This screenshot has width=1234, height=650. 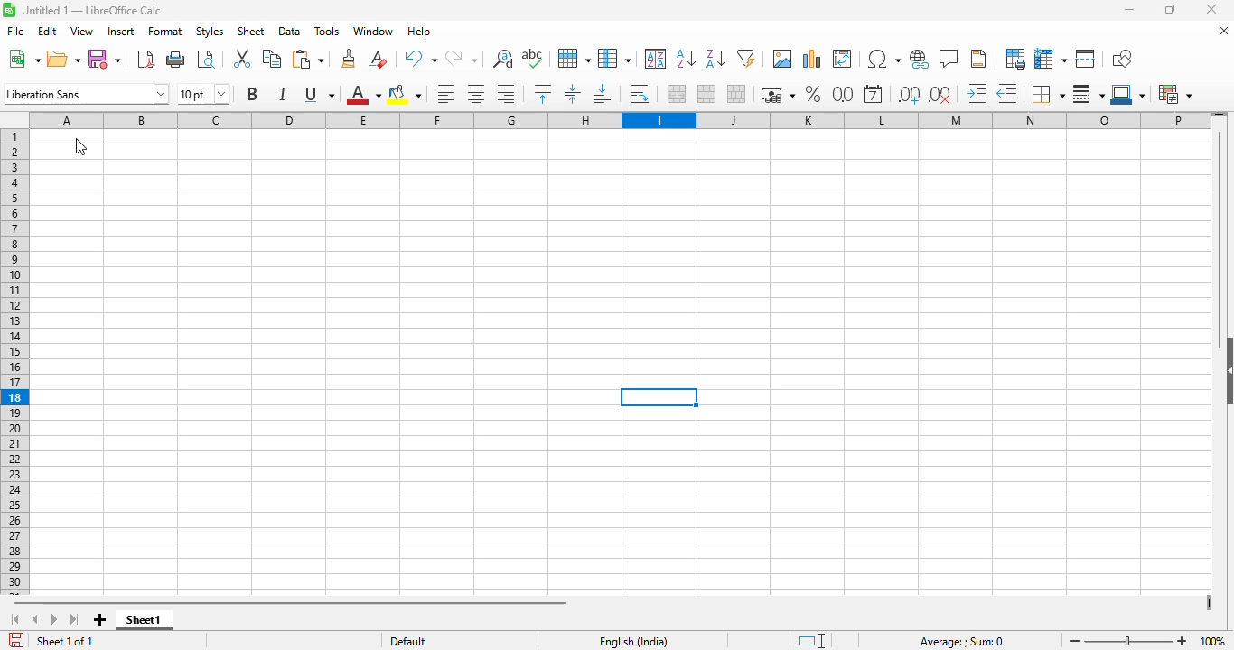 What do you see at coordinates (746, 58) in the screenshot?
I see `AutoFilter` at bounding box center [746, 58].